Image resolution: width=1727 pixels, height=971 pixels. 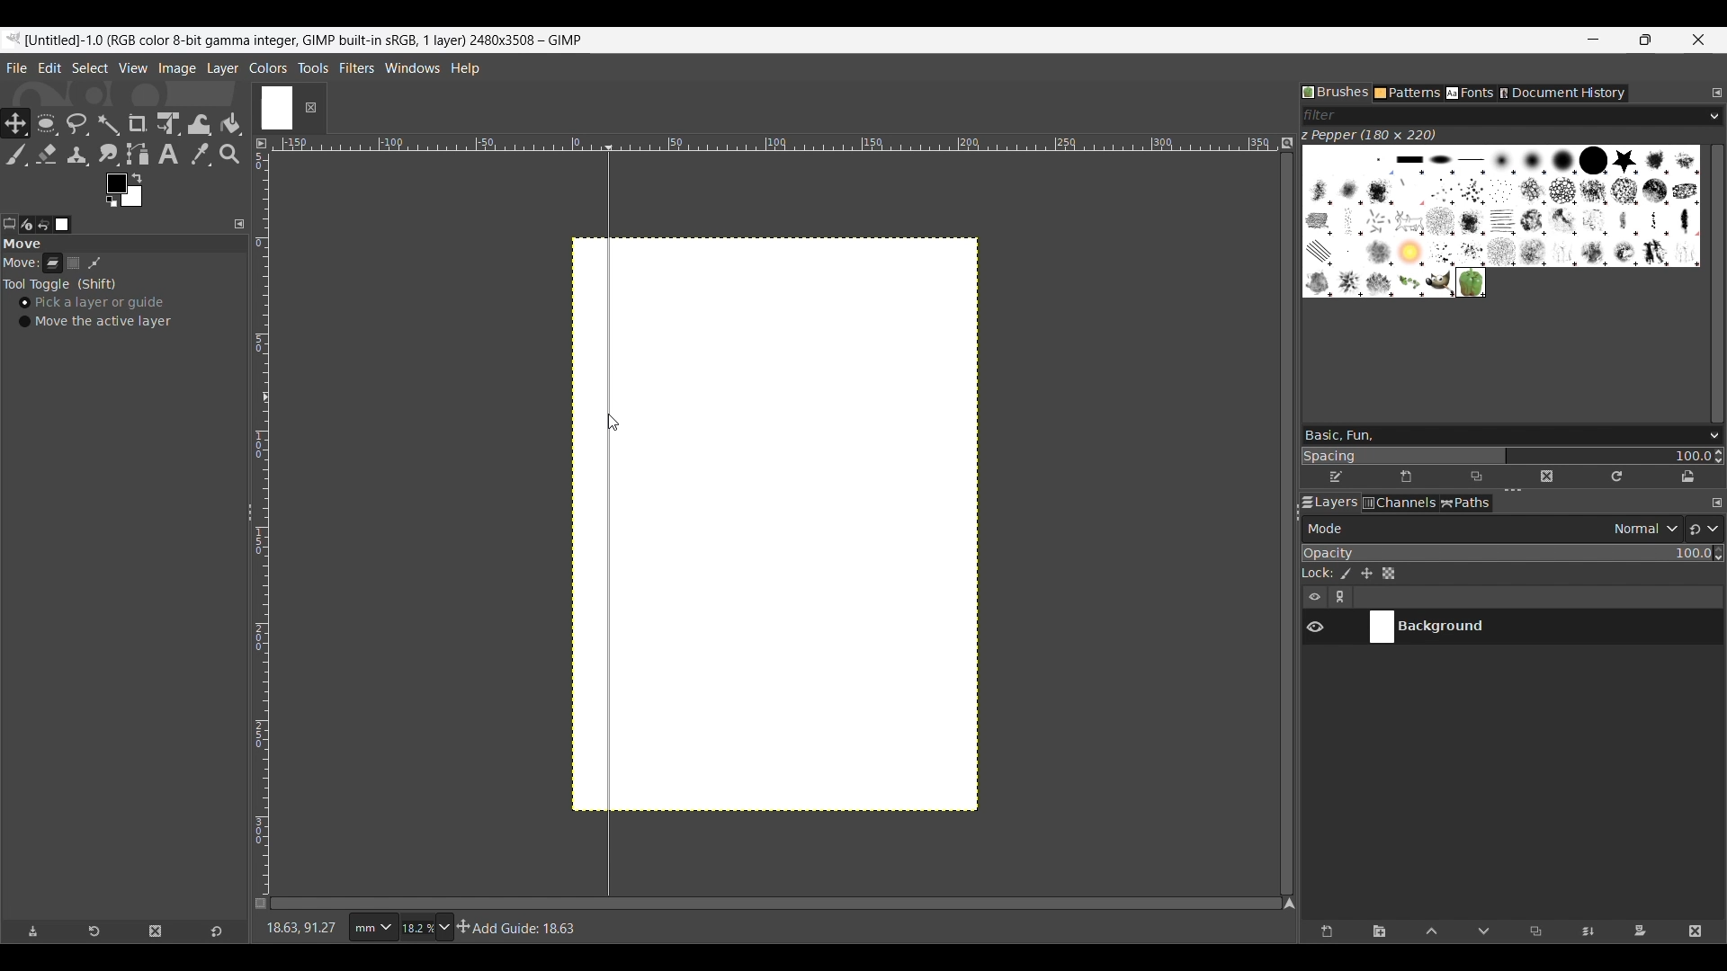 I want to click on Unified transform tool, so click(x=167, y=123).